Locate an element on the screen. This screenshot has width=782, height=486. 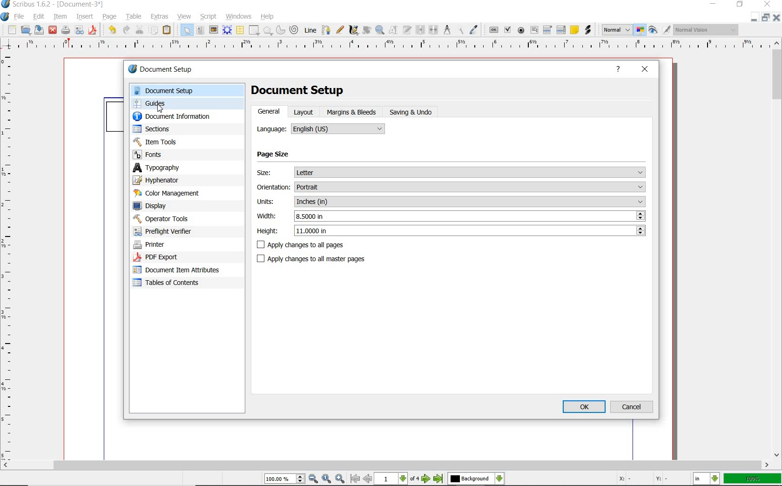
text annotation is located at coordinates (574, 29).